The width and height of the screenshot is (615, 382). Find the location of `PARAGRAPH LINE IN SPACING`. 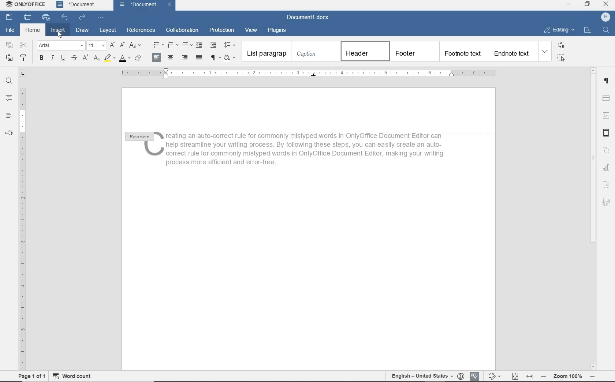

PARAGRAPH LINE IN SPACING is located at coordinates (230, 45).